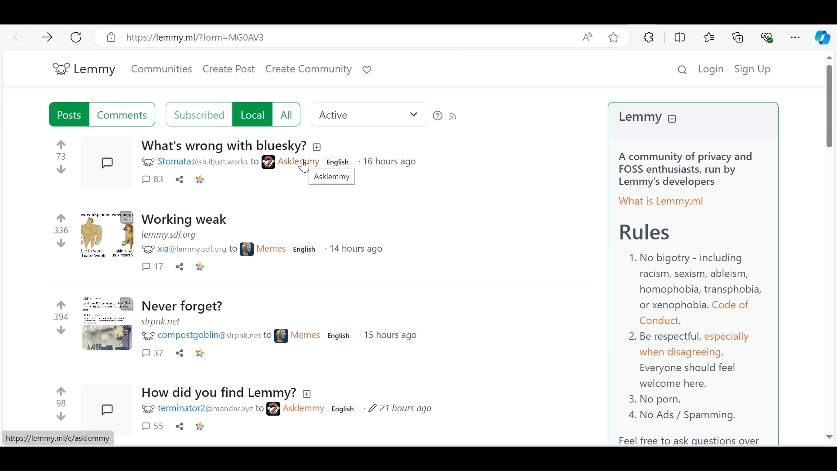  What do you see at coordinates (58, 439) in the screenshot?
I see `` at bounding box center [58, 439].